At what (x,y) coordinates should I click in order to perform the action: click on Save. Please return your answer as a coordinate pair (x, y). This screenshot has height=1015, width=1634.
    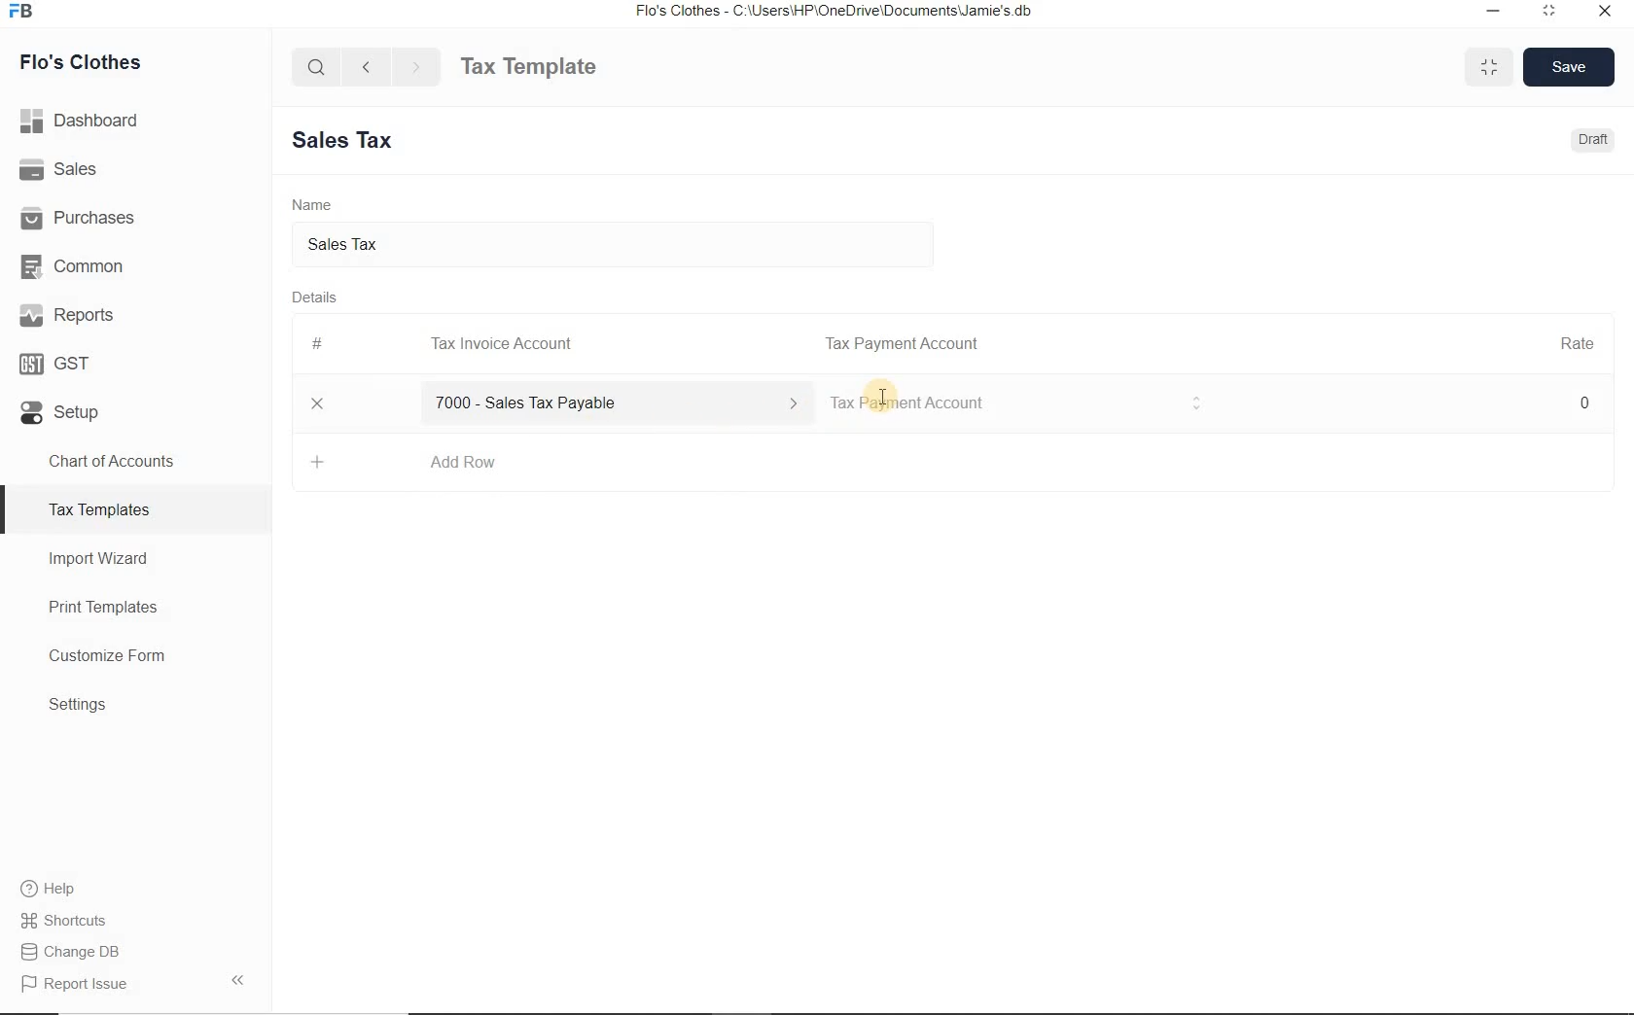
    Looking at the image, I should click on (1570, 66).